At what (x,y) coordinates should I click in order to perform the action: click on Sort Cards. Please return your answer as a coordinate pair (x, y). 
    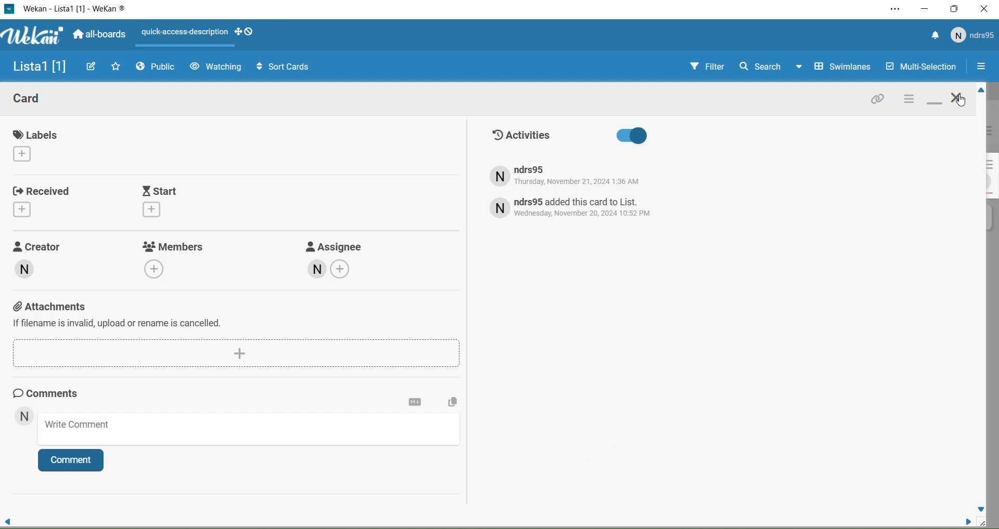
    Looking at the image, I should click on (278, 66).